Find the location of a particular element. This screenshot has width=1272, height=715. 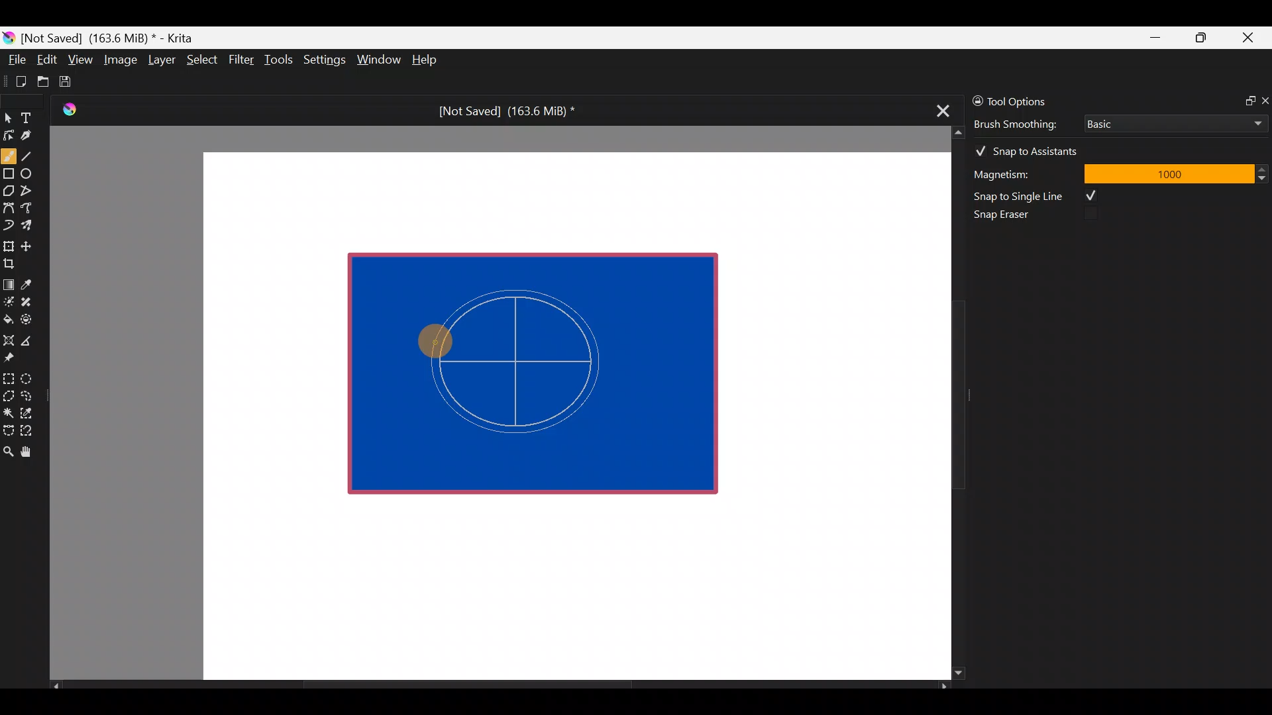

View is located at coordinates (81, 60).